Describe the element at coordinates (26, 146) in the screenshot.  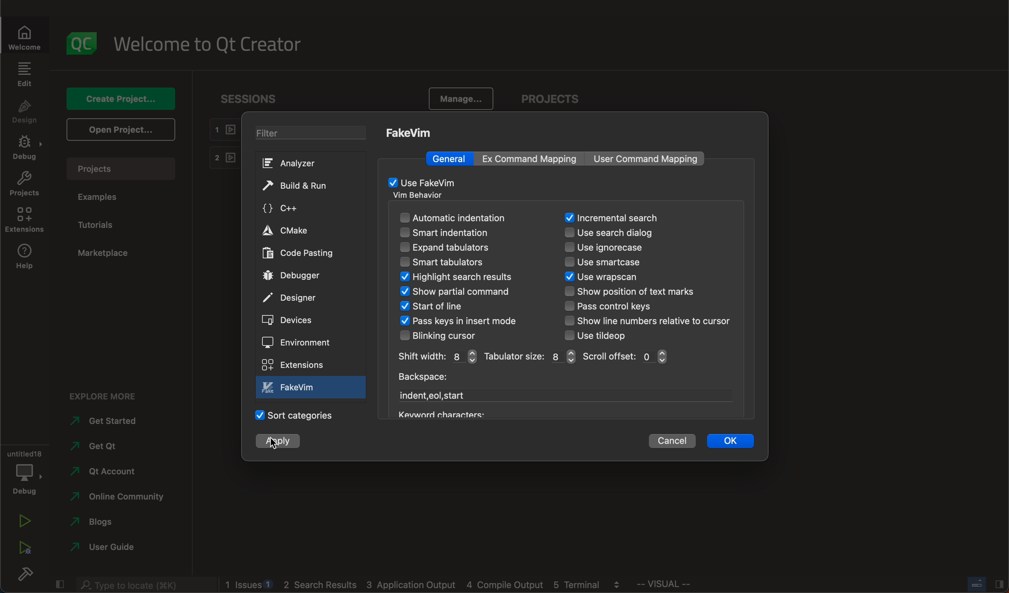
I see `debug` at that location.